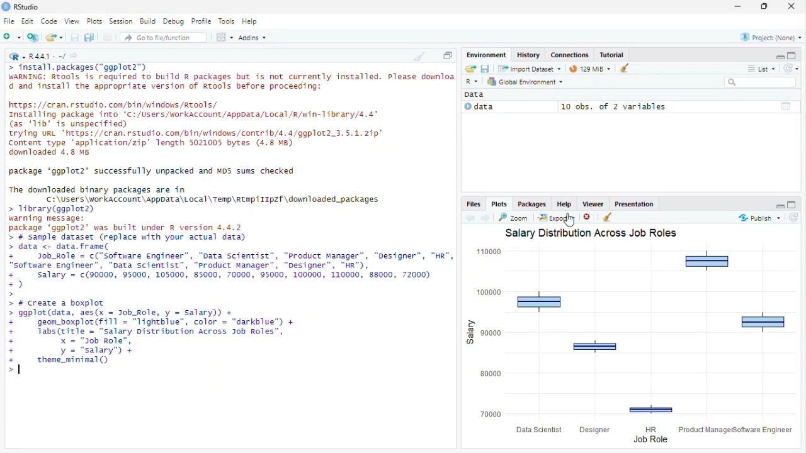 Image resolution: width=806 pixels, height=453 pixels. Describe the element at coordinates (610, 217) in the screenshot. I see `Clear all plots` at that location.